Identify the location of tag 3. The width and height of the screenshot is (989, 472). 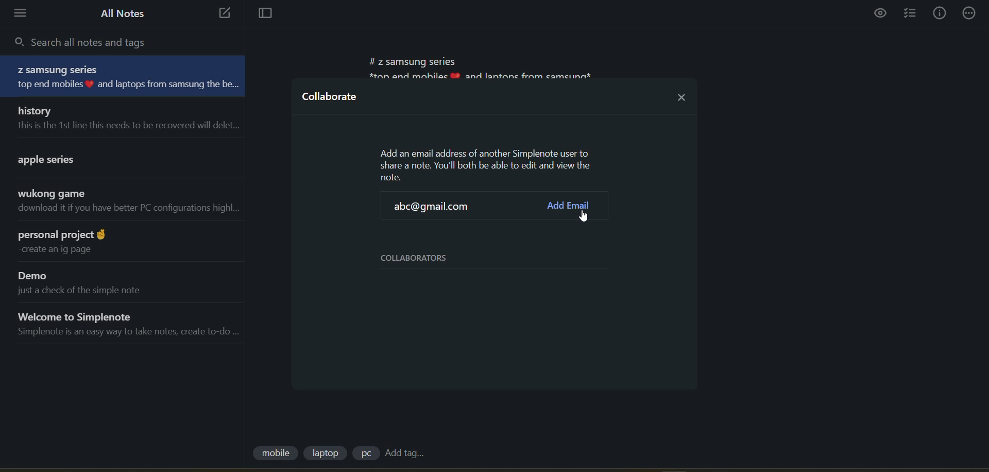
(365, 453).